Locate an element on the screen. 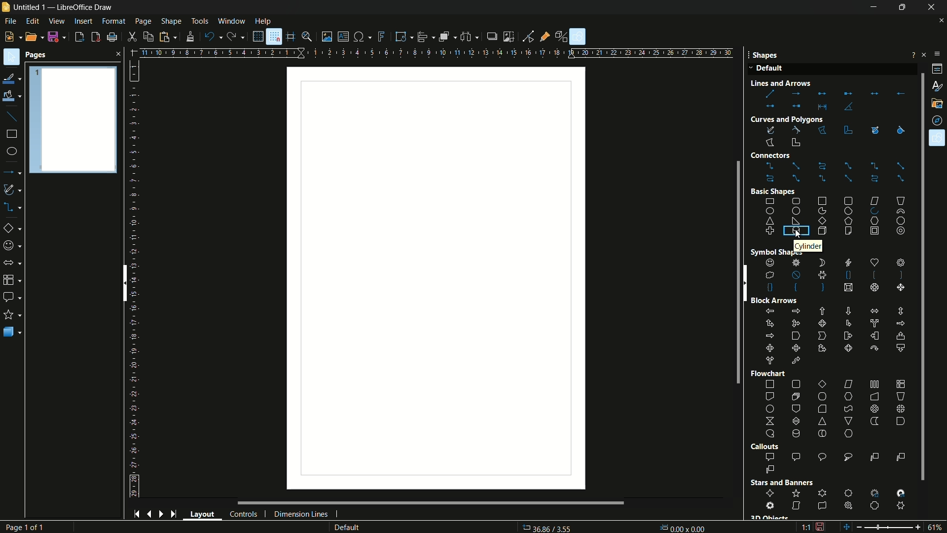  crop is located at coordinates (508, 37).